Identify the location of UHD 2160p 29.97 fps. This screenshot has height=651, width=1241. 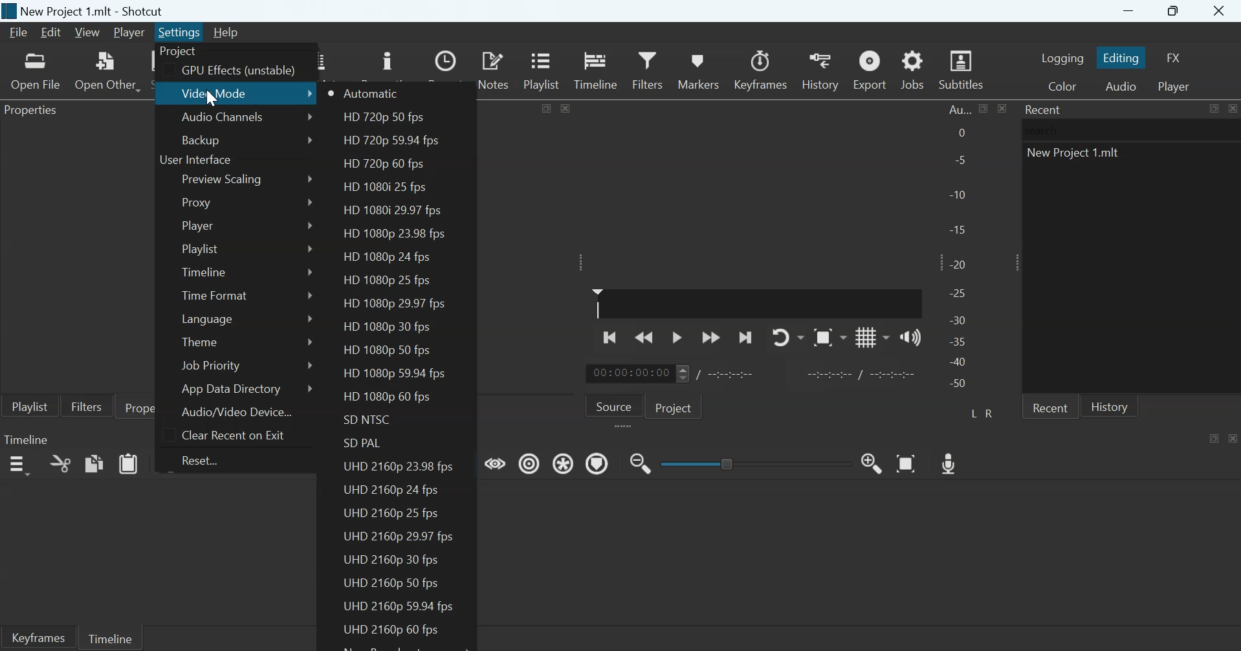
(399, 536).